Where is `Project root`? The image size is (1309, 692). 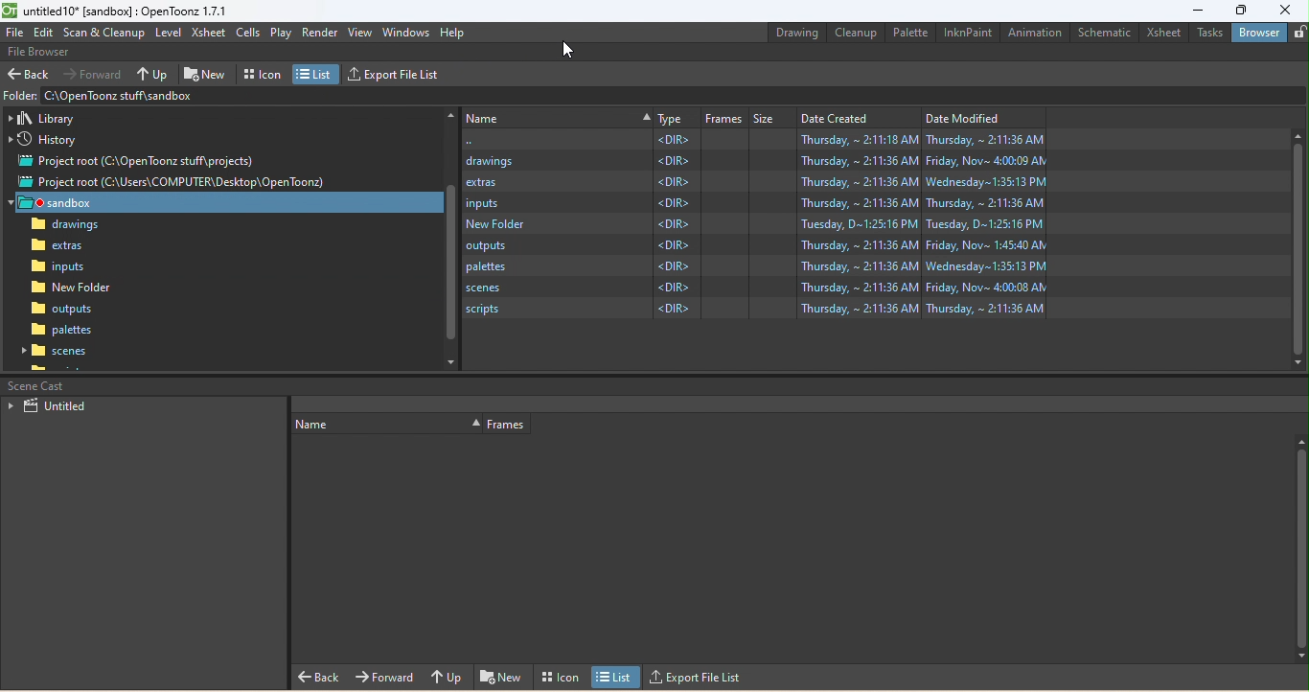
Project root is located at coordinates (172, 181).